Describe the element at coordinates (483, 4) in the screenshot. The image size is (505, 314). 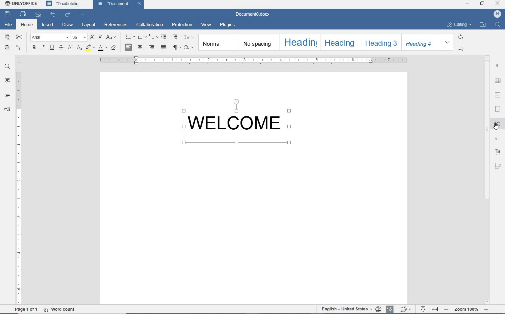
I see `RESTORE DOWN` at that location.